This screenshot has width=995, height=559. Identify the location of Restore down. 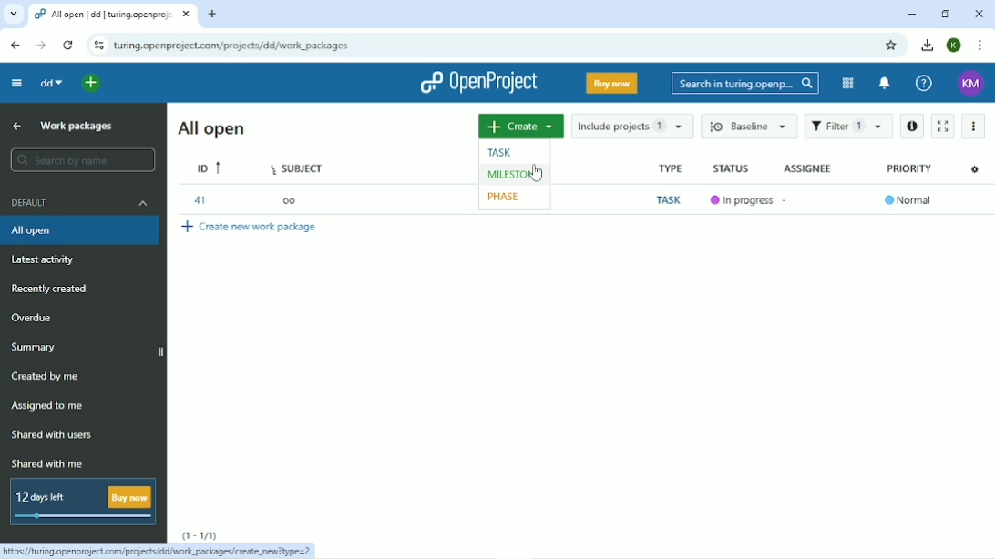
(947, 15).